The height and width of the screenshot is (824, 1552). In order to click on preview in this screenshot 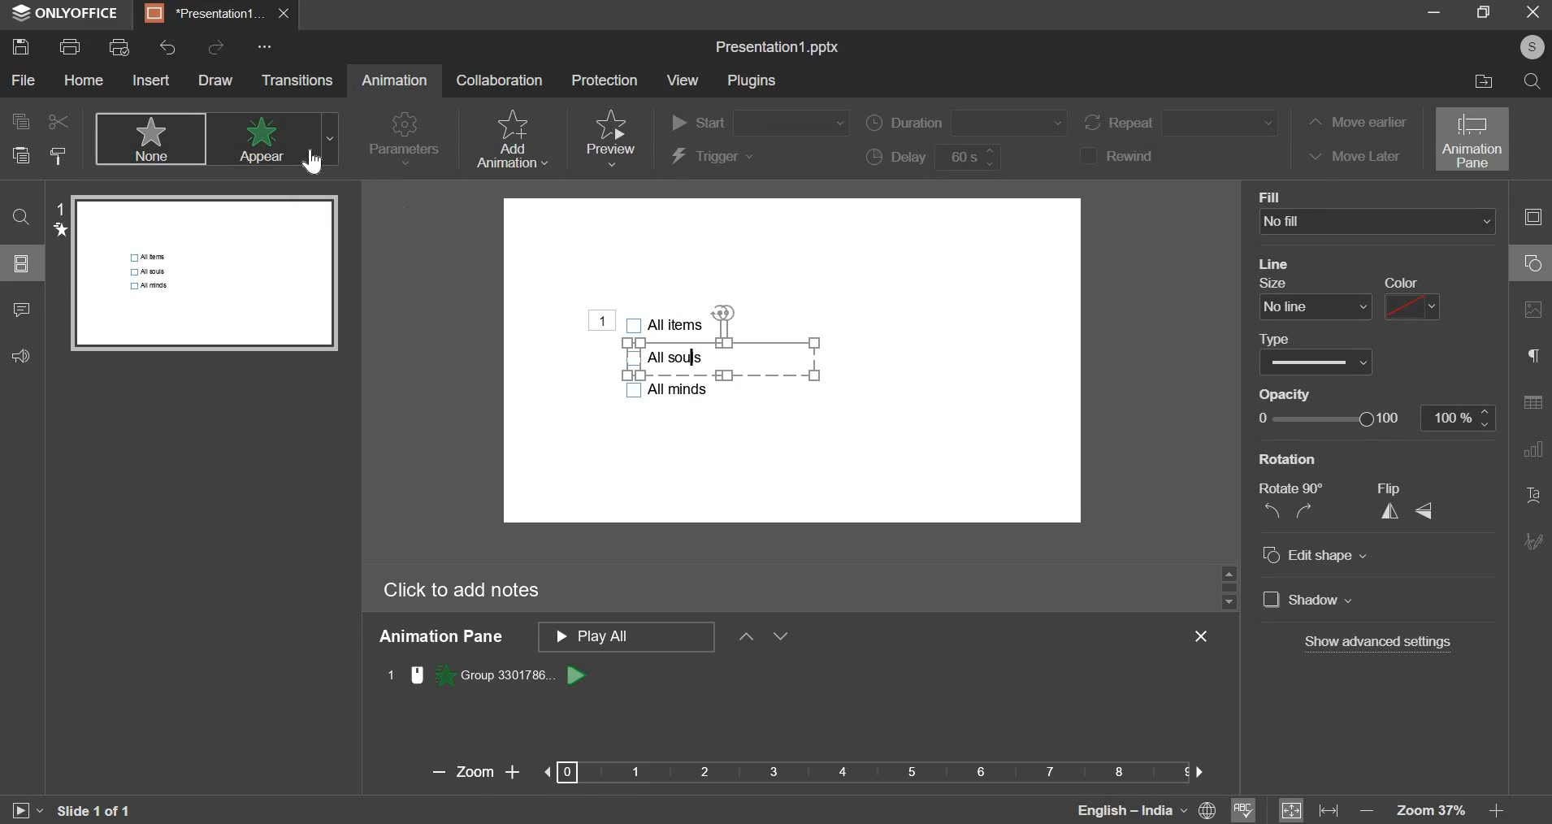, I will do `click(609, 137)`.